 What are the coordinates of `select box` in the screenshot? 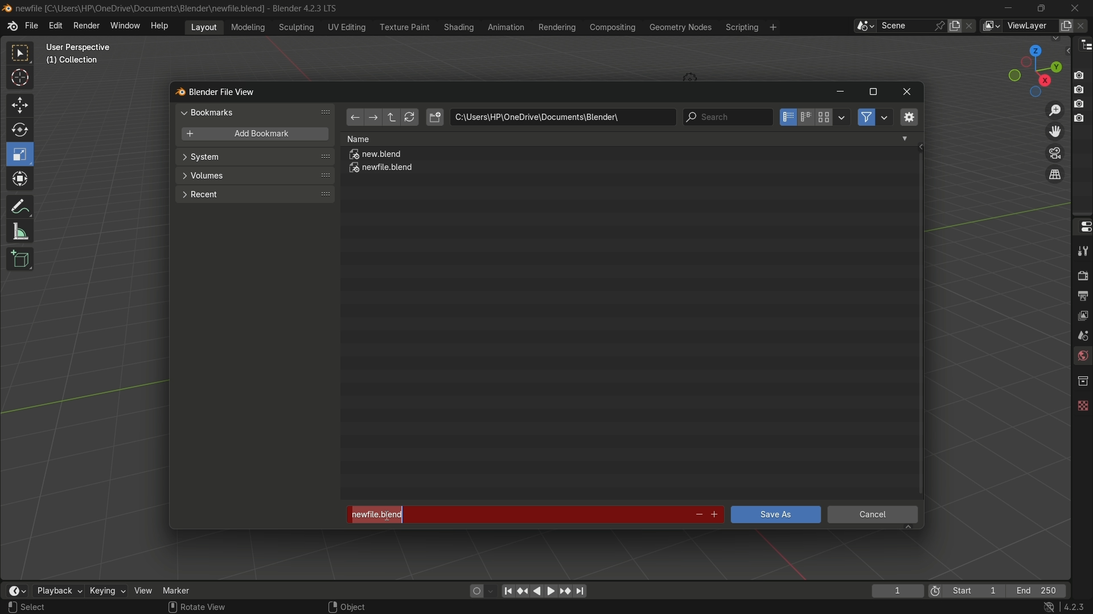 It's located at (21, 53).